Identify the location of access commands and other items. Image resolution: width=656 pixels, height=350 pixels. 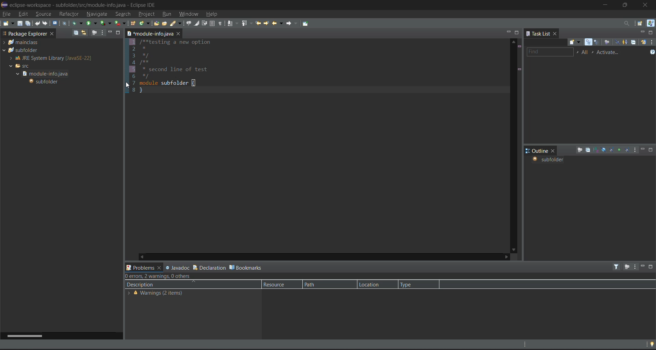
(626, 23).